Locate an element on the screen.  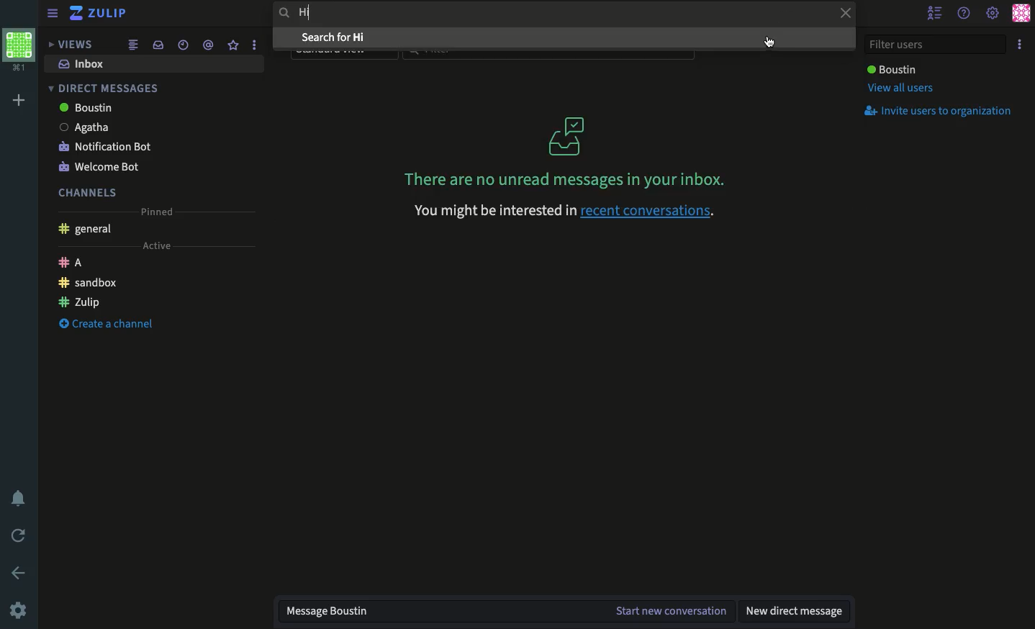
Favorite is located at coordinates (233, 45).